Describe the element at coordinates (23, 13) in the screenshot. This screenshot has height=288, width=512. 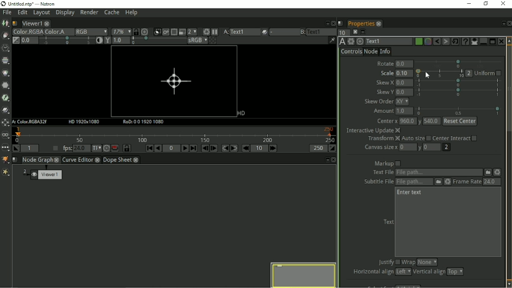
I see `Edit` at that location.